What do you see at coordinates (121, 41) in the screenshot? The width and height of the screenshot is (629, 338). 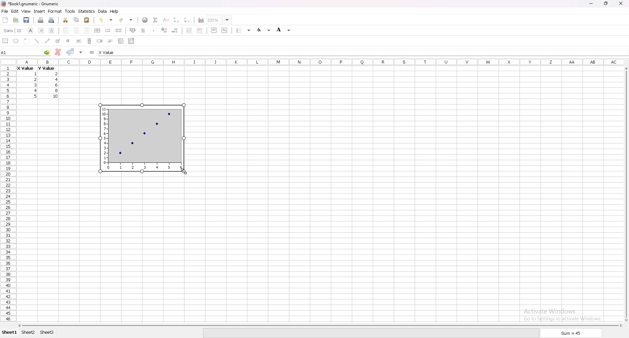 I see `list` at bounding box center [121, 41].